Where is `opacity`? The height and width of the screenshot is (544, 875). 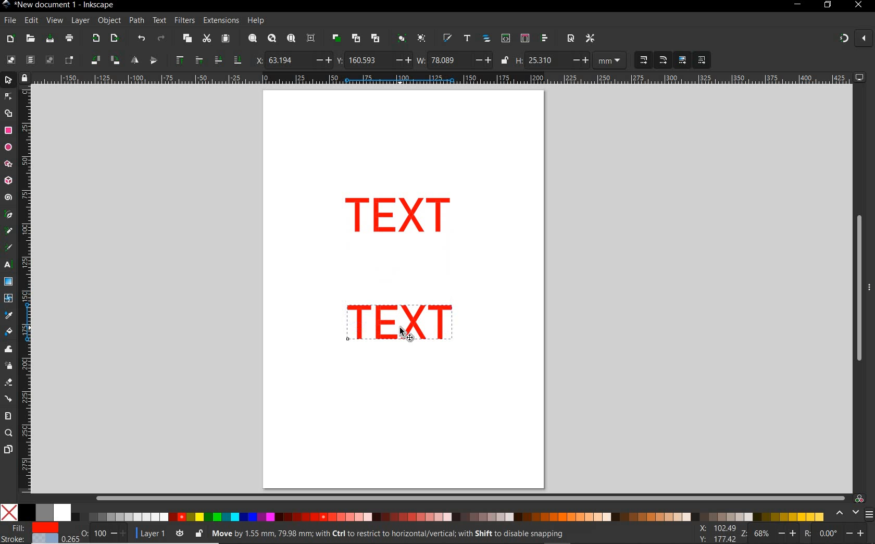 opacity is located at coordinates (96, 533).